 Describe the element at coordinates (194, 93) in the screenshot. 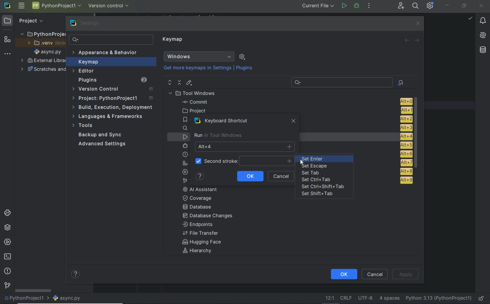

I see `Tool Windows` at that location.